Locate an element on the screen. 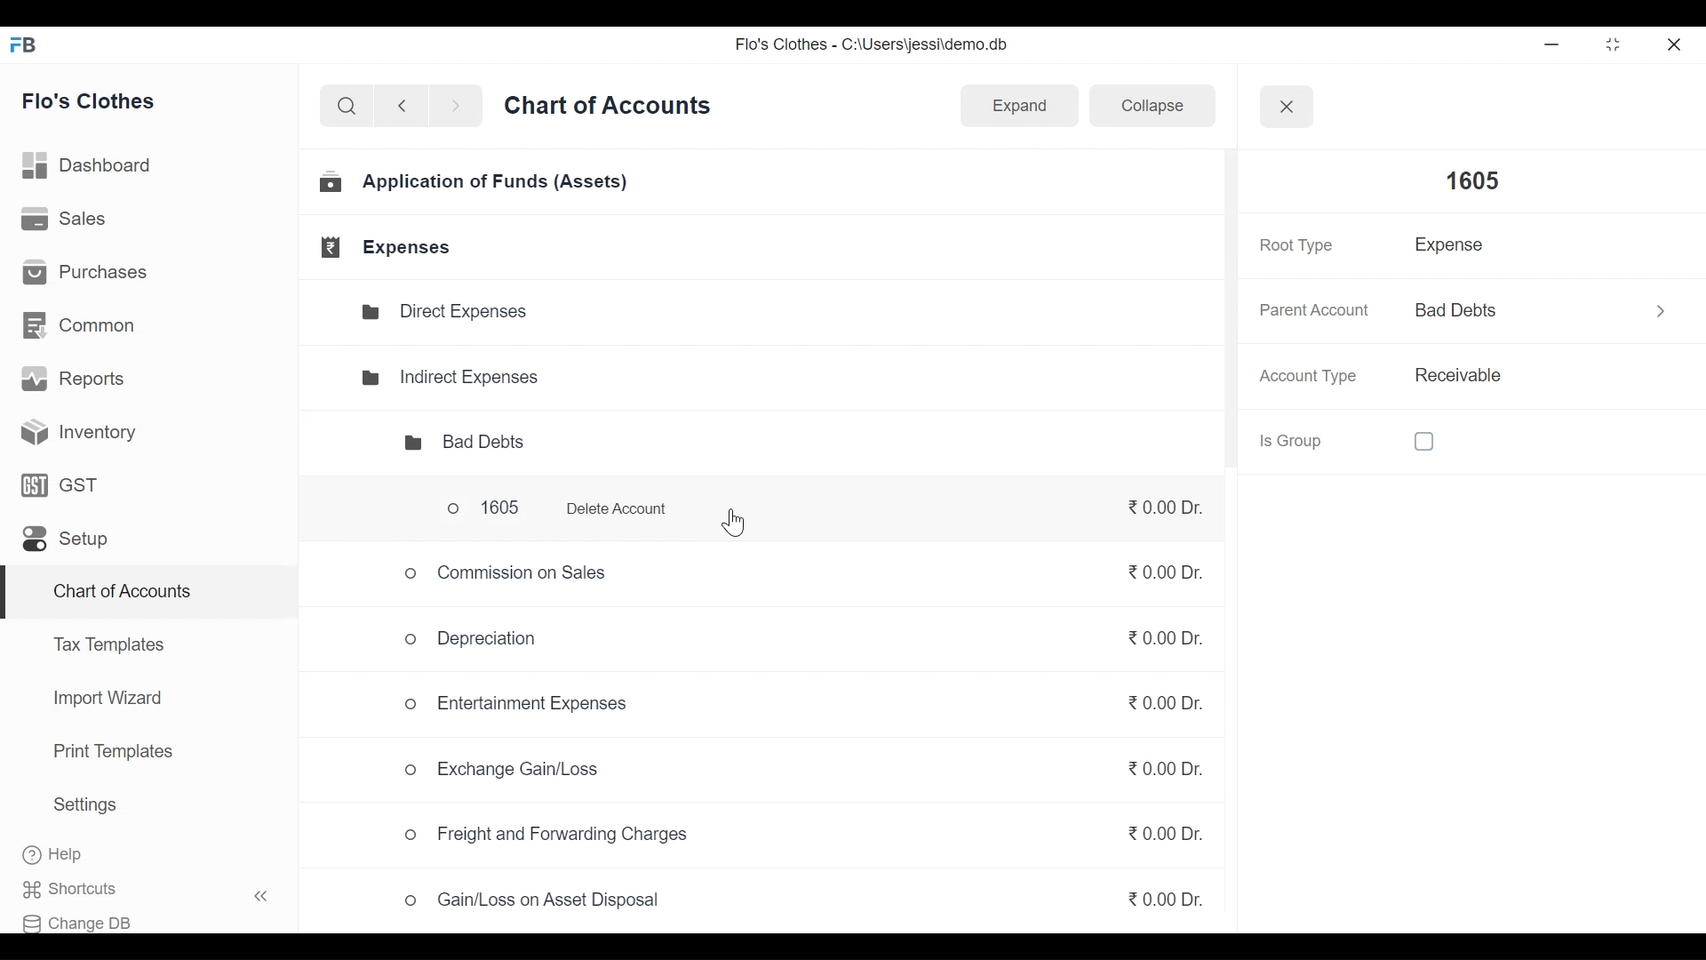 Image resolution: width=1706 pixels, height=960 pixels. Commission on Sales is located at coordinates (507, 572).